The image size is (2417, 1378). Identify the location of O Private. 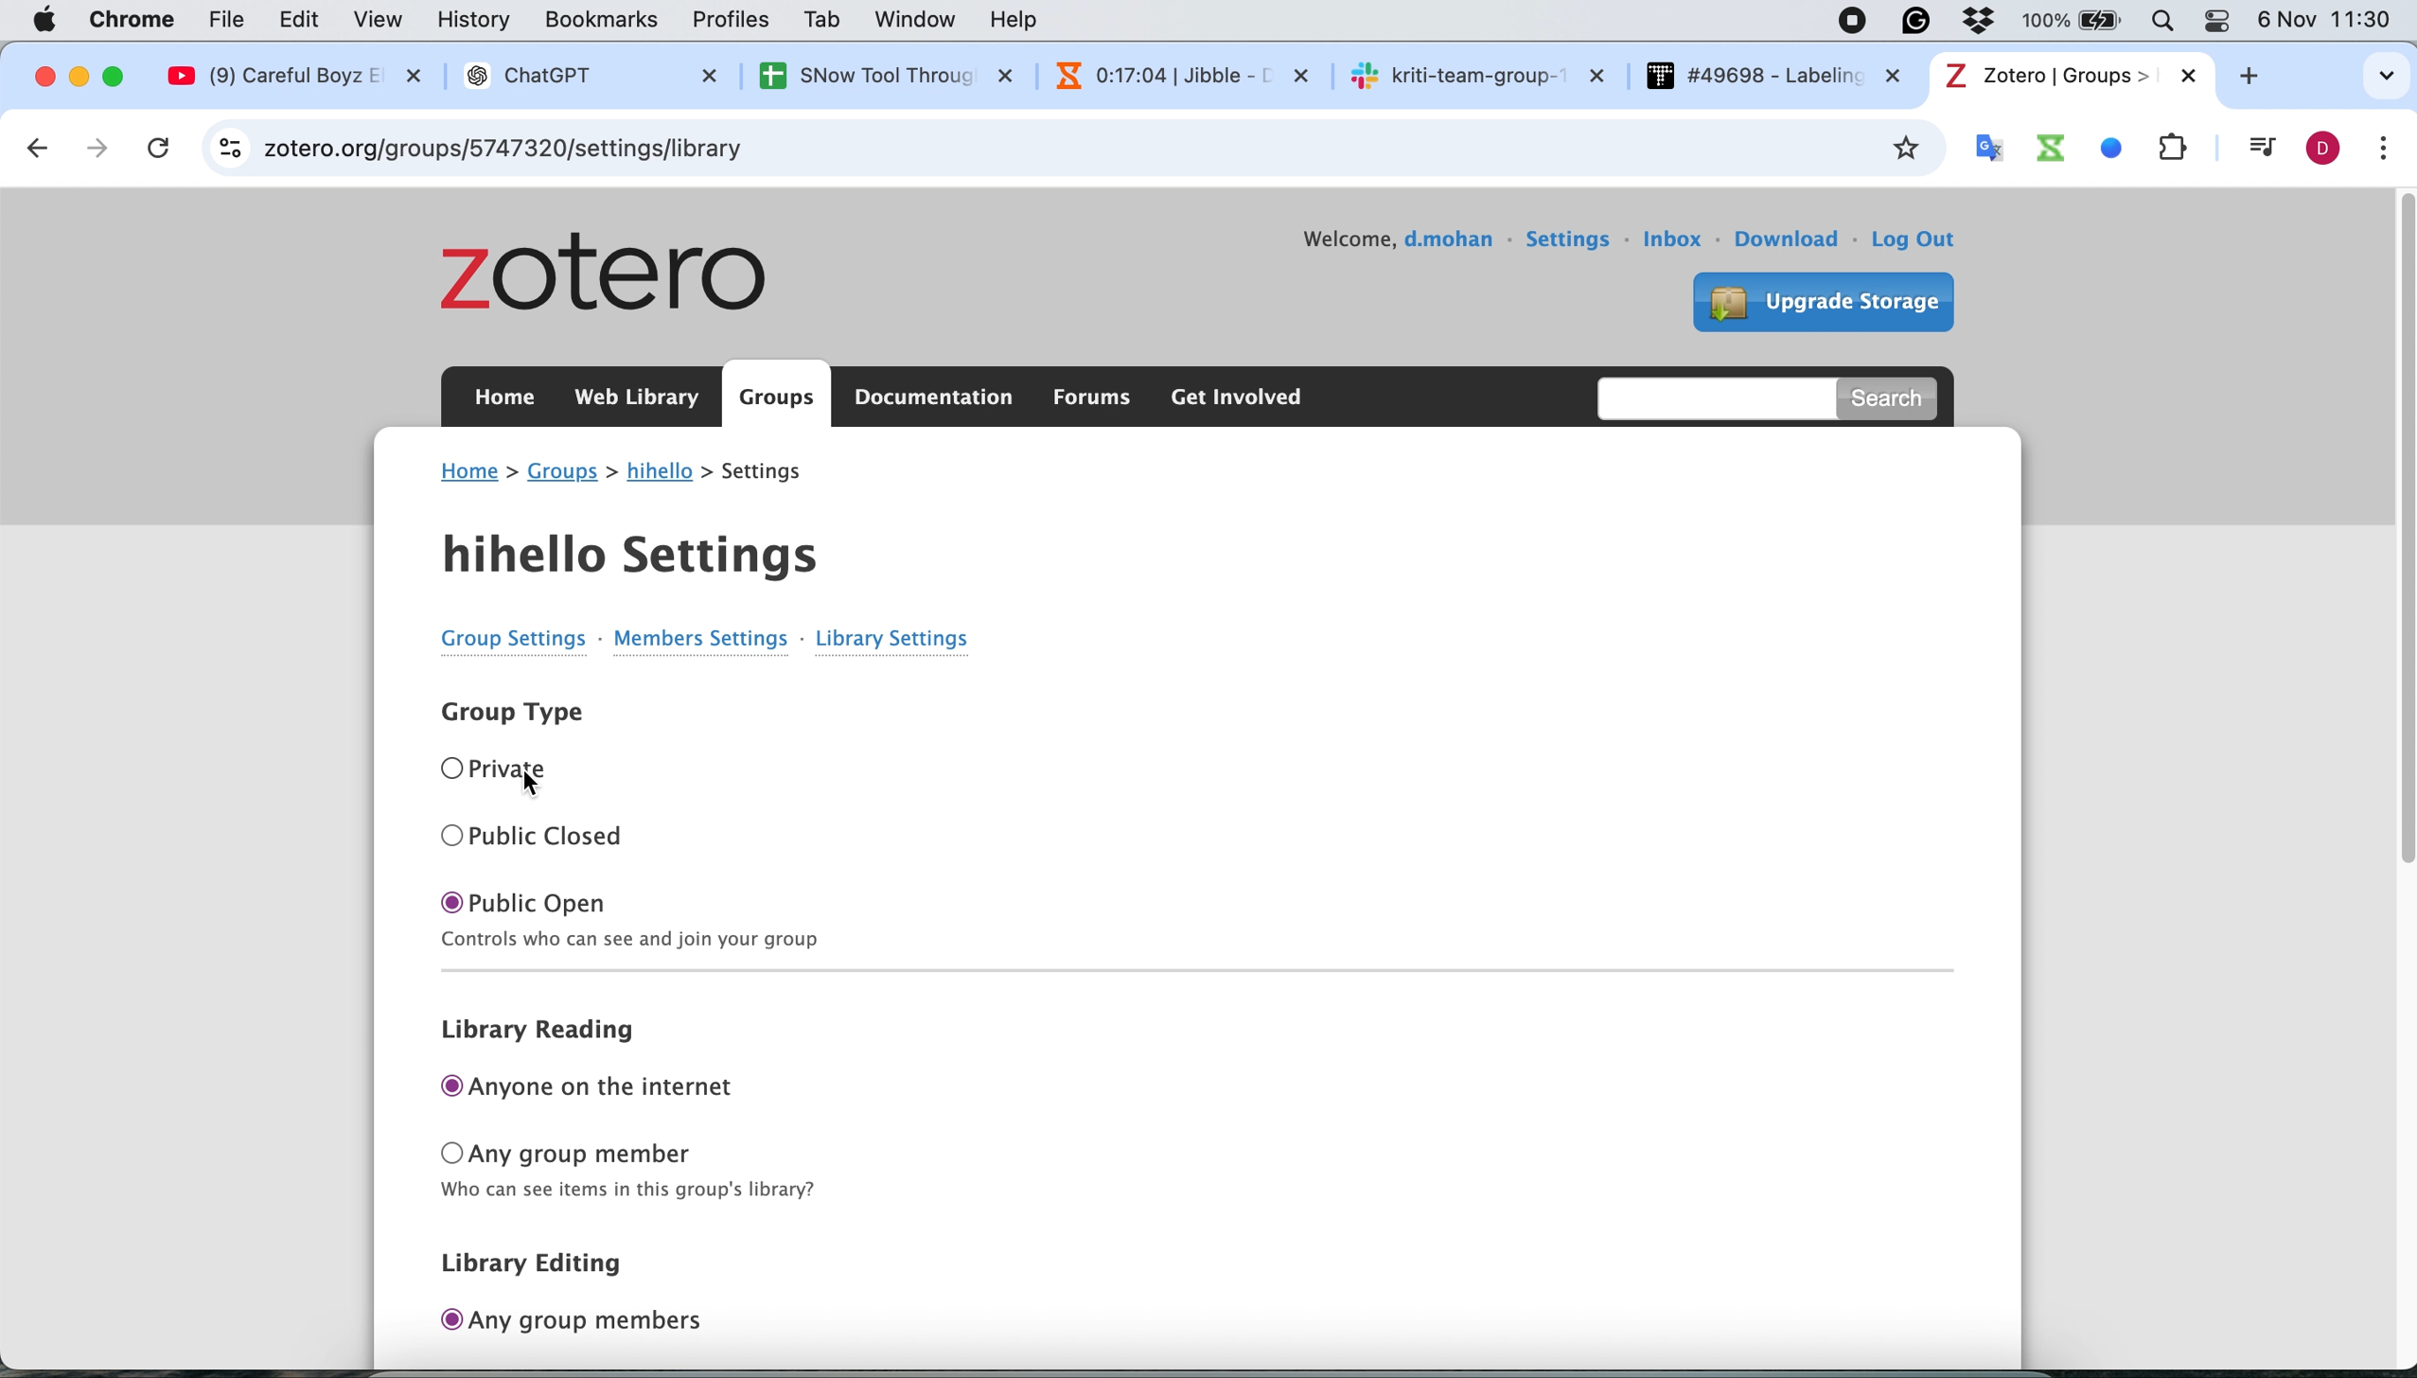
(503, 768).